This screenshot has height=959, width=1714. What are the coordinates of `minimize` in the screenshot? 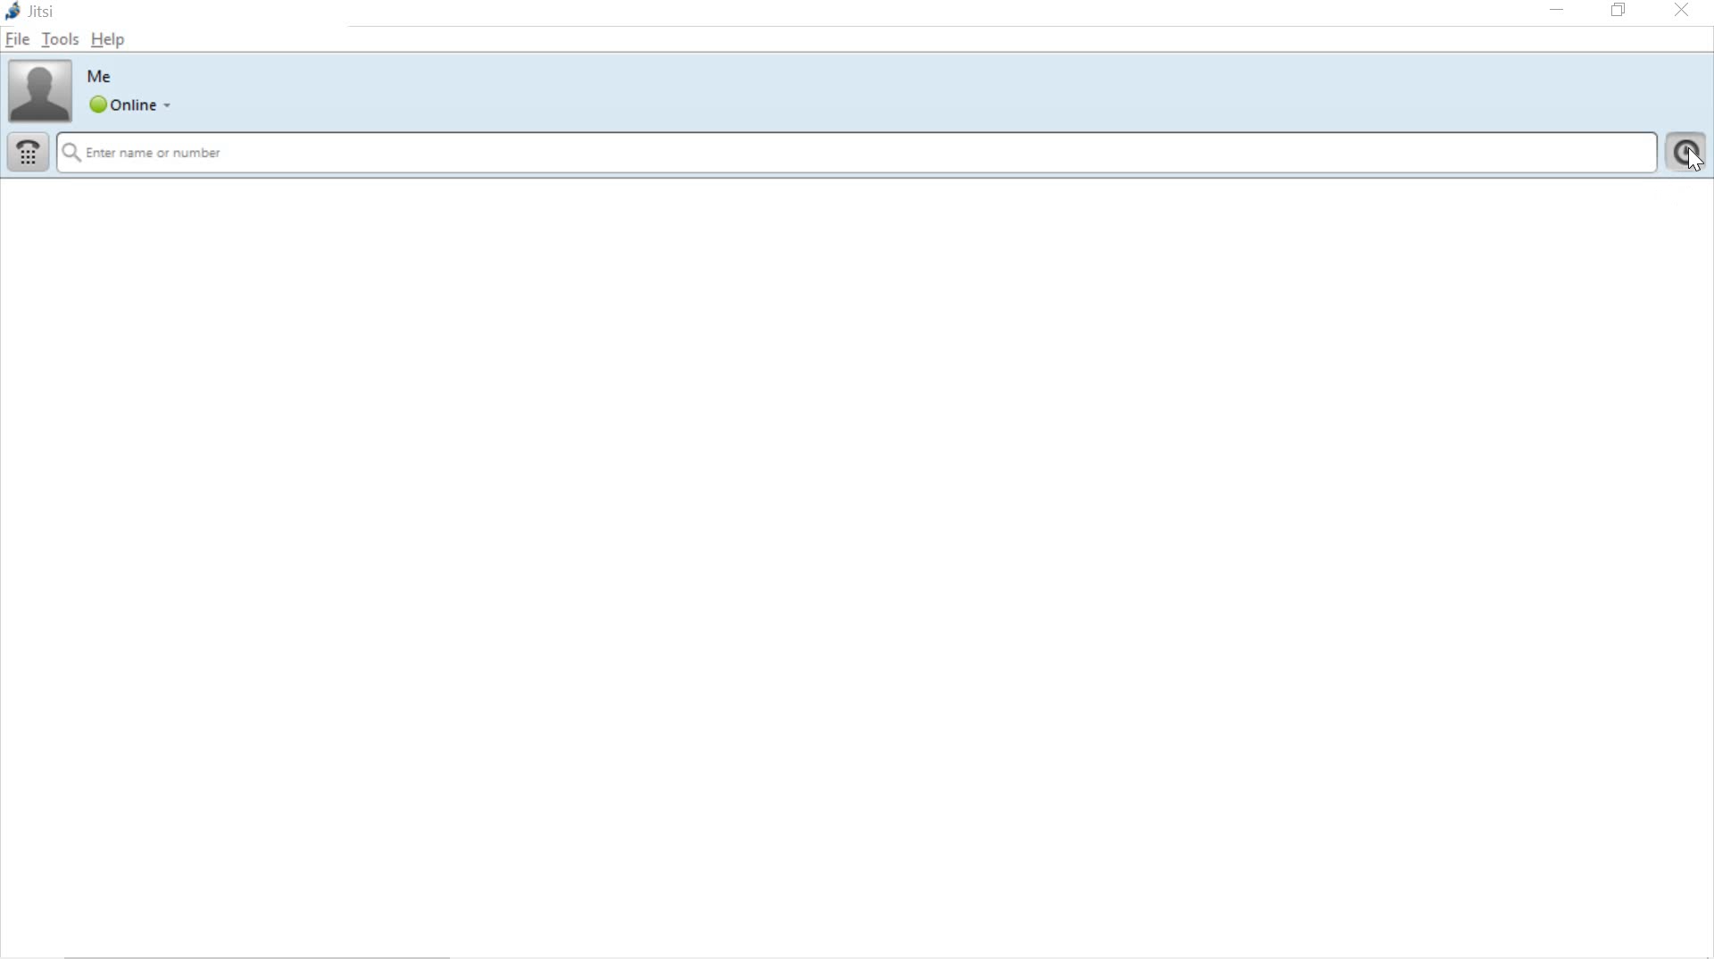 It's located at (1560, 10).